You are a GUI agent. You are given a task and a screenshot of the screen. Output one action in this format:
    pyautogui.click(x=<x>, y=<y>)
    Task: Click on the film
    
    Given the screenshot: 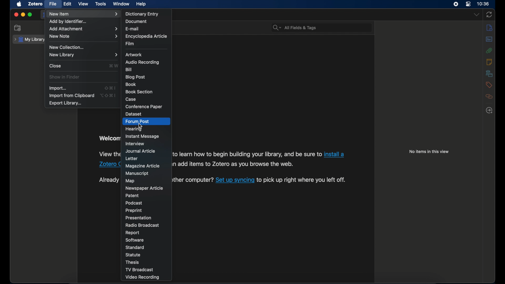 What is the action you would take?
    pyautogui.click(x=130, y=44)
    